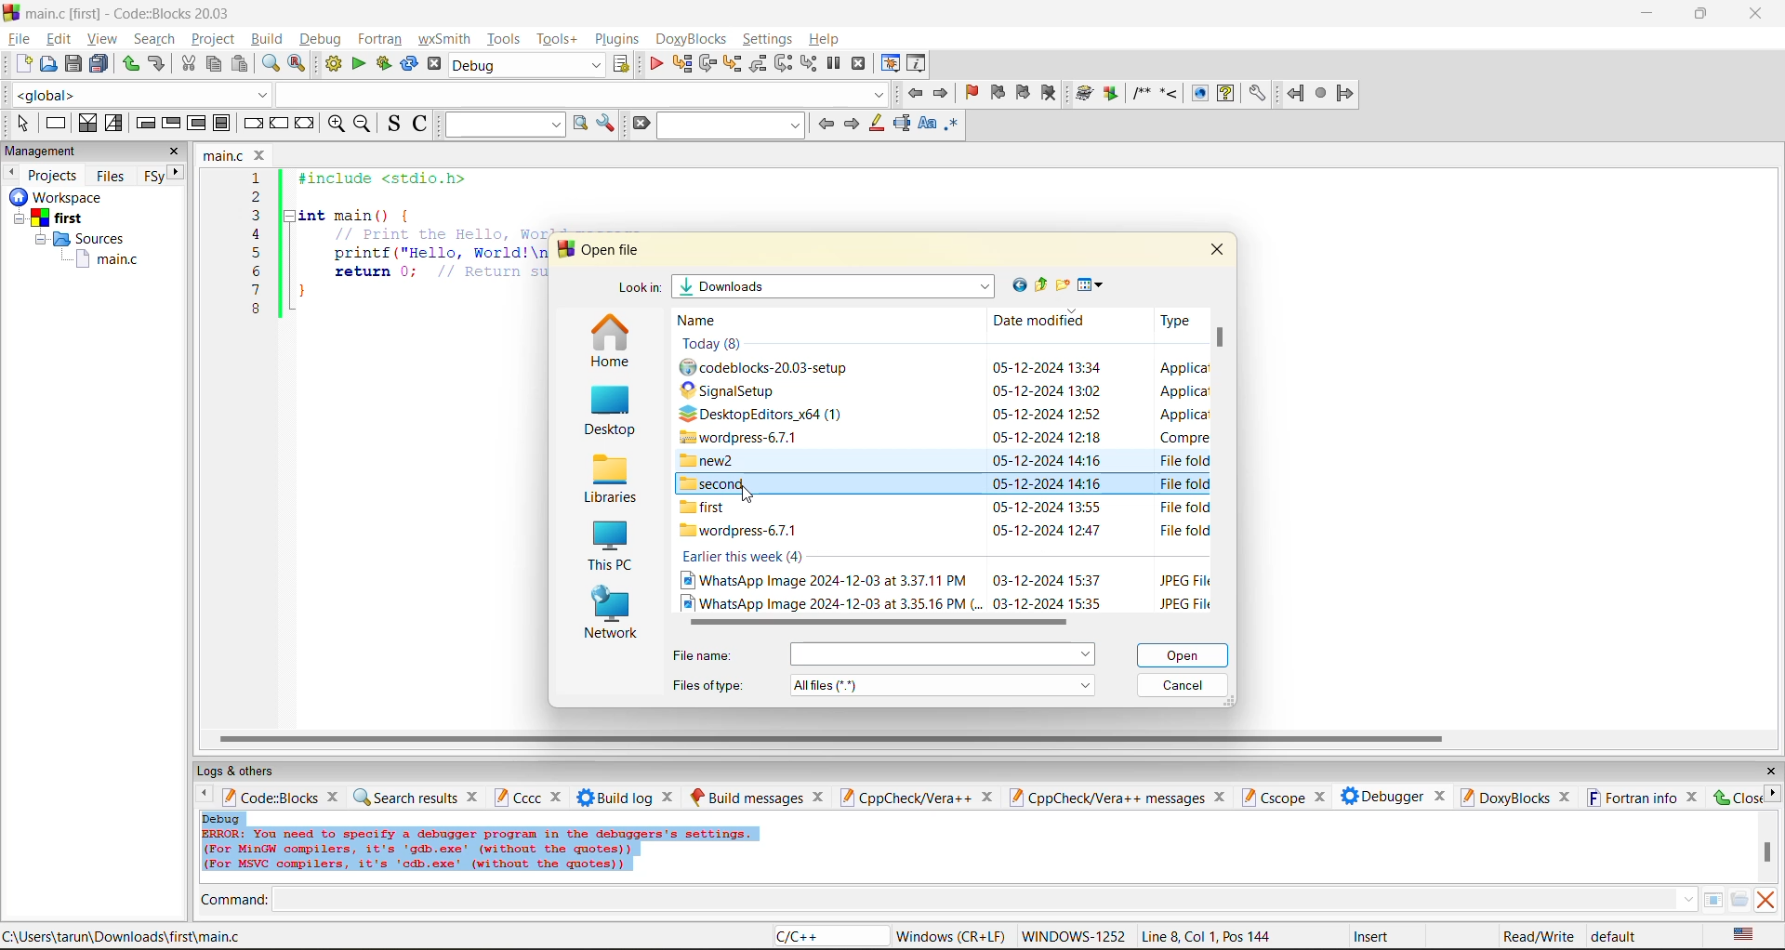  I want to click on read/write, so click(1538, 936).